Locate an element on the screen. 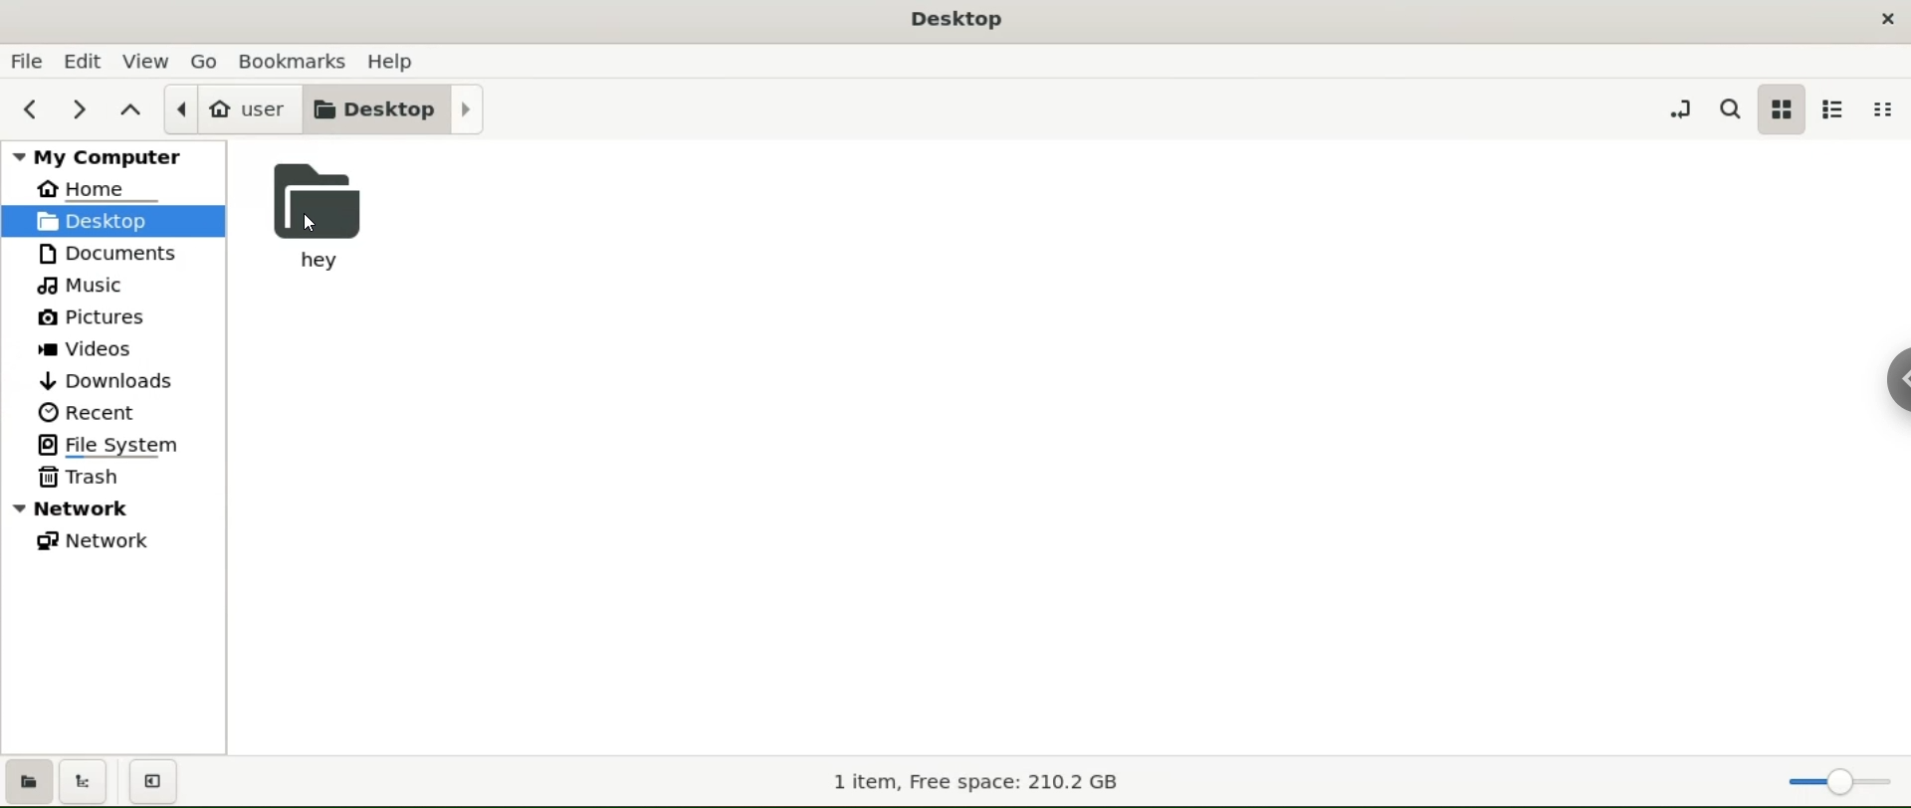 This screenshot has width=1911, height=808. trash is located at coordinates (111, 480).